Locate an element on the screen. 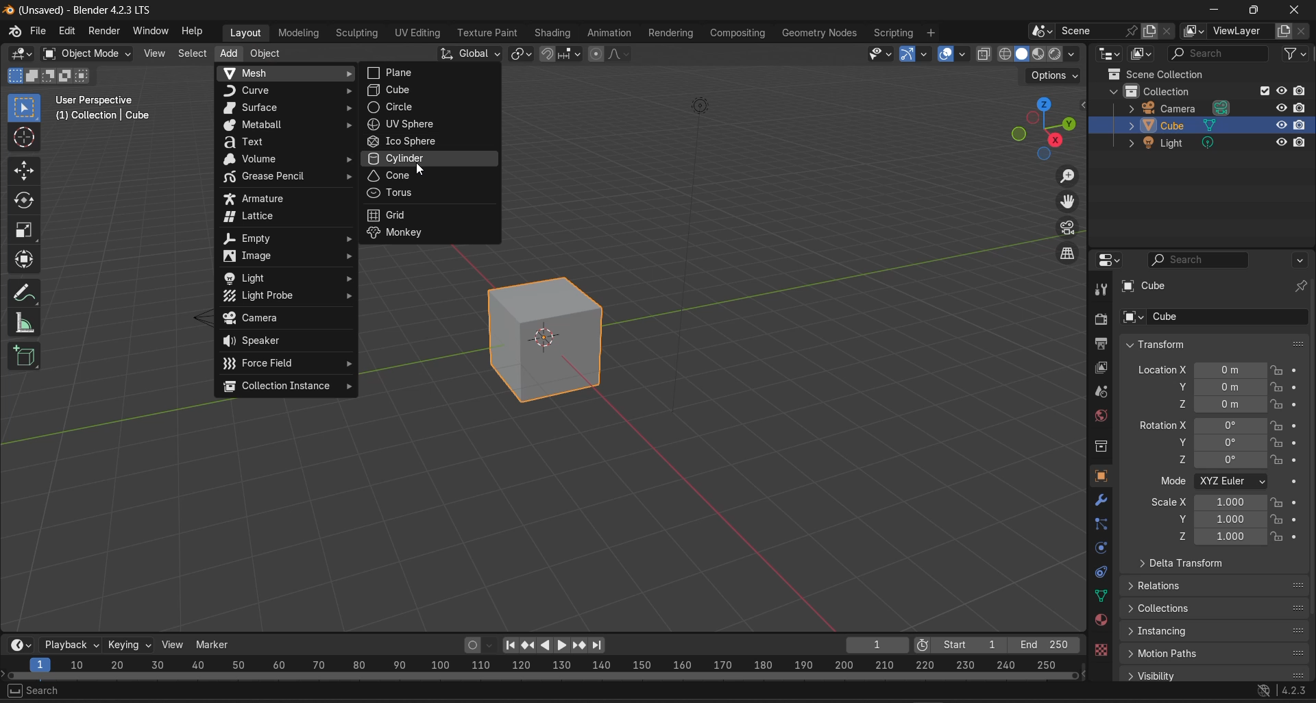 This screenshot has height=703, width=1316. light probe is located at coordinates (289, 297).